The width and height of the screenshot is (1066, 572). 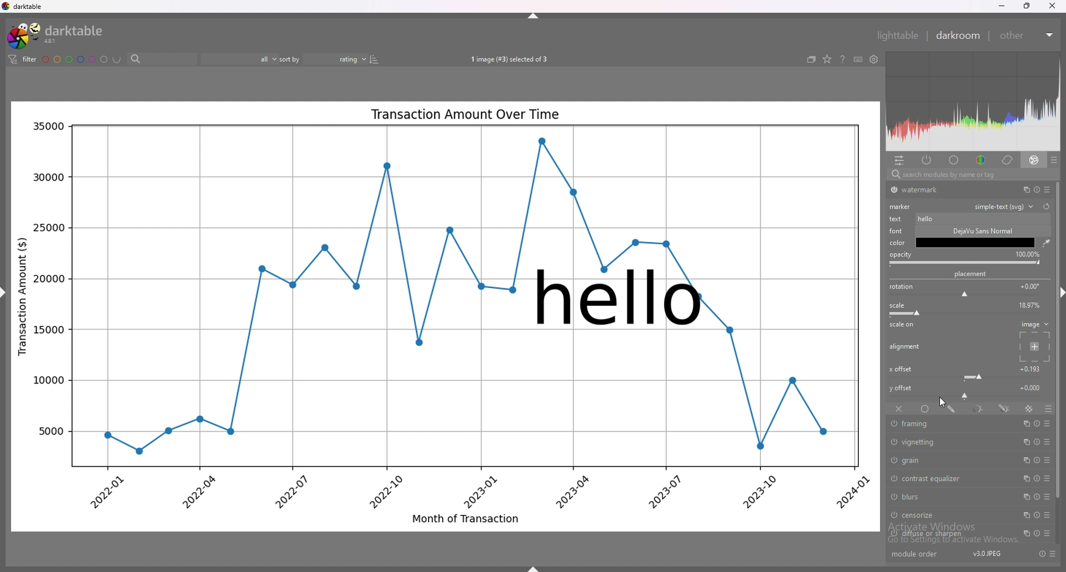 I want to click on reset, so click(x=1034, y=533).